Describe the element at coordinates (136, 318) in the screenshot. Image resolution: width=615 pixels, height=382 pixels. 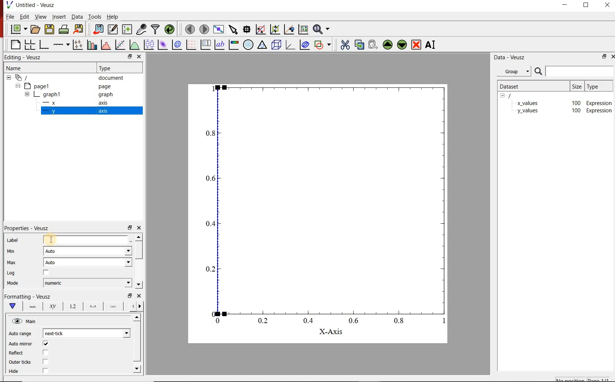
I see `move up` at that location.